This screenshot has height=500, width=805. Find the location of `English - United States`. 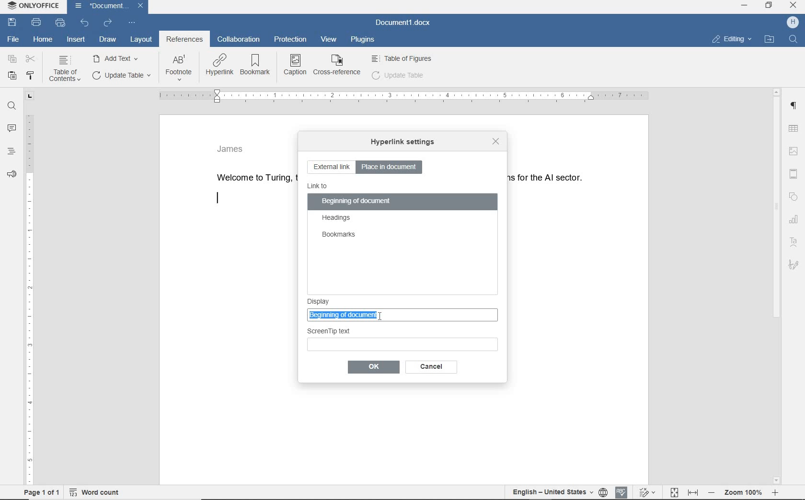

English - United States is located at coordinates (547, 493).